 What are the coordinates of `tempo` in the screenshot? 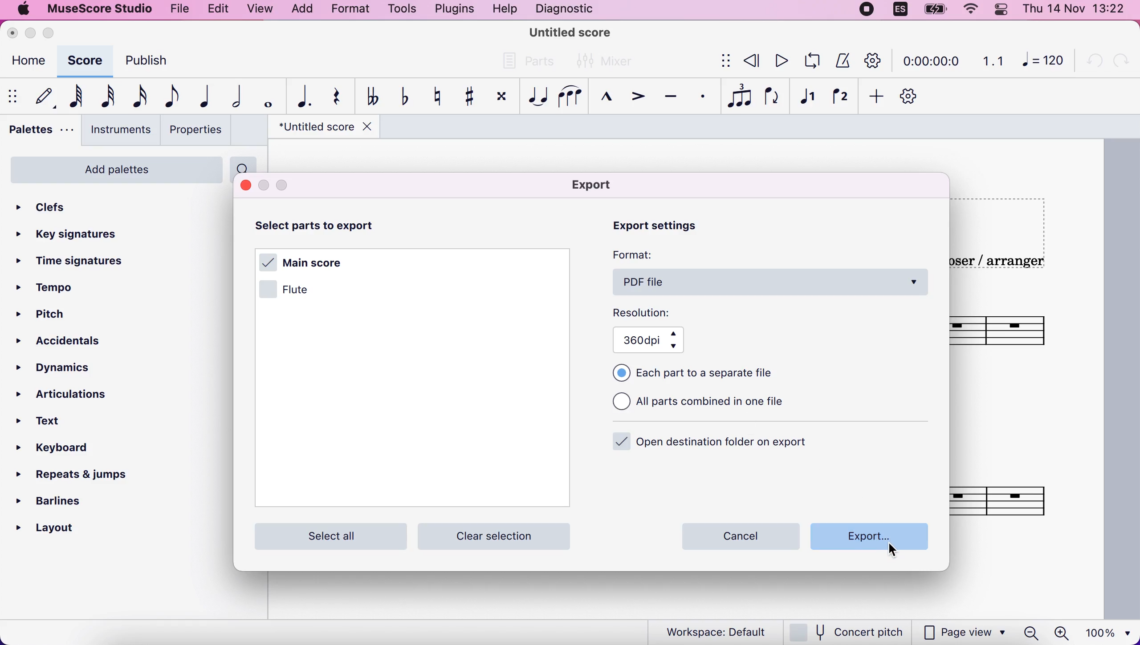 It's located at (60, 286).